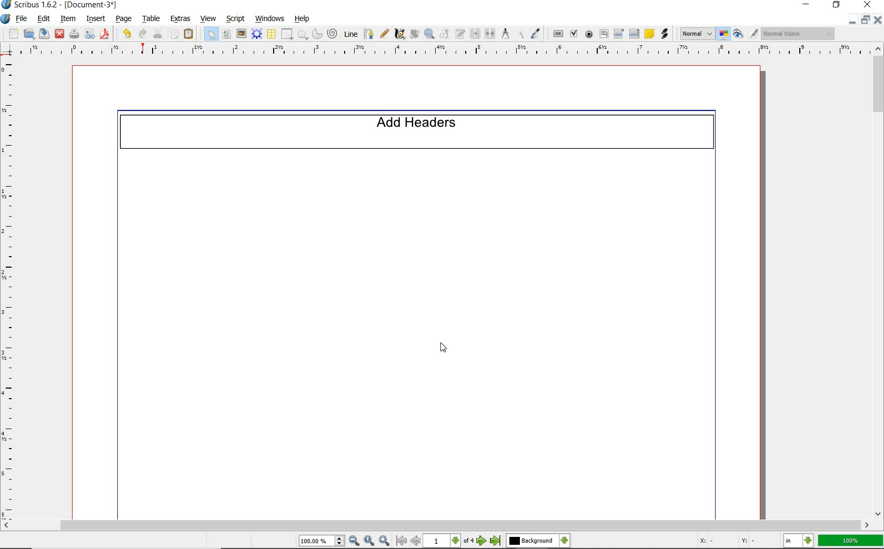 The width and height of the screenshot is (884, 549). Describe the element at coordinates (323, 541) in the screenshot. I see `select current zoom level` at that location.